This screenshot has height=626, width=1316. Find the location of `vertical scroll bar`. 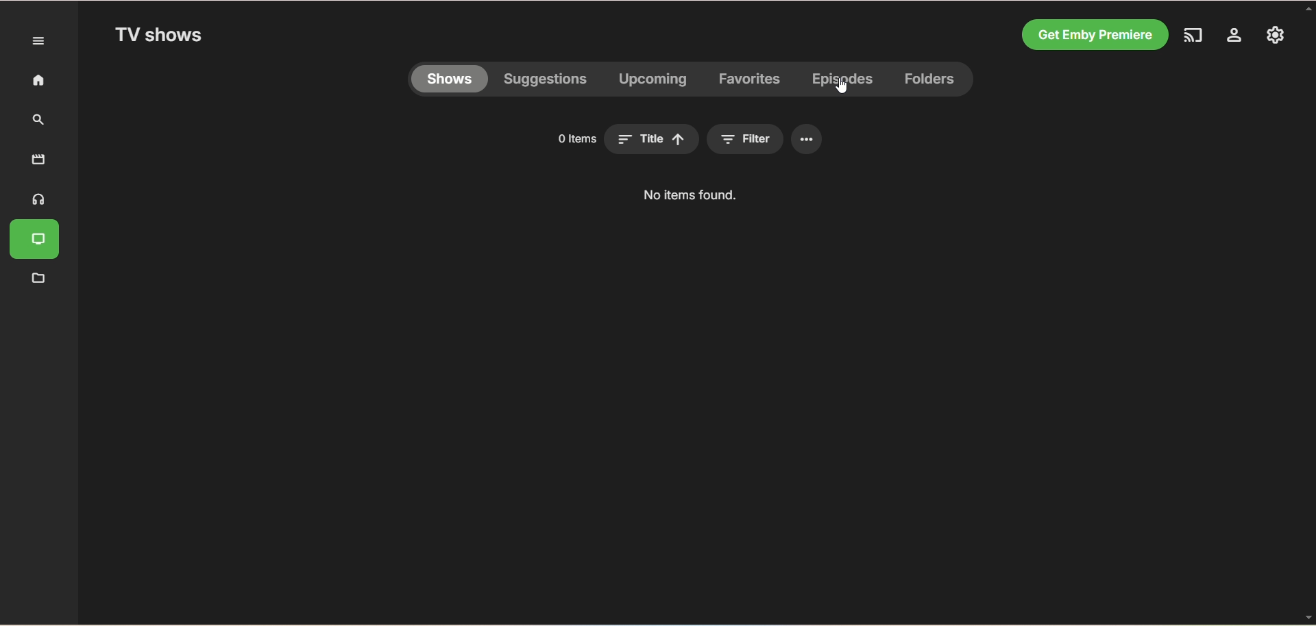

vertical scroll bar is located at coordinates (1308, 313).